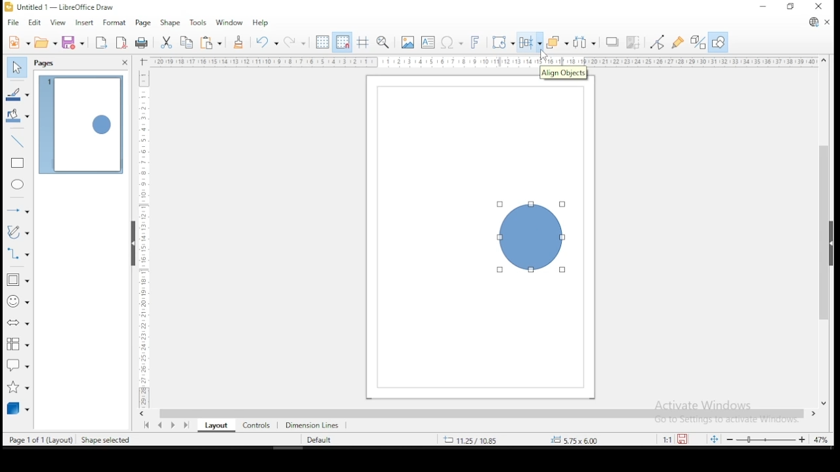 The height and width of the screenshot is (472, 840). Describe the element at coordinates (529, 43) in the screenshot. I see `align objects` at that location.